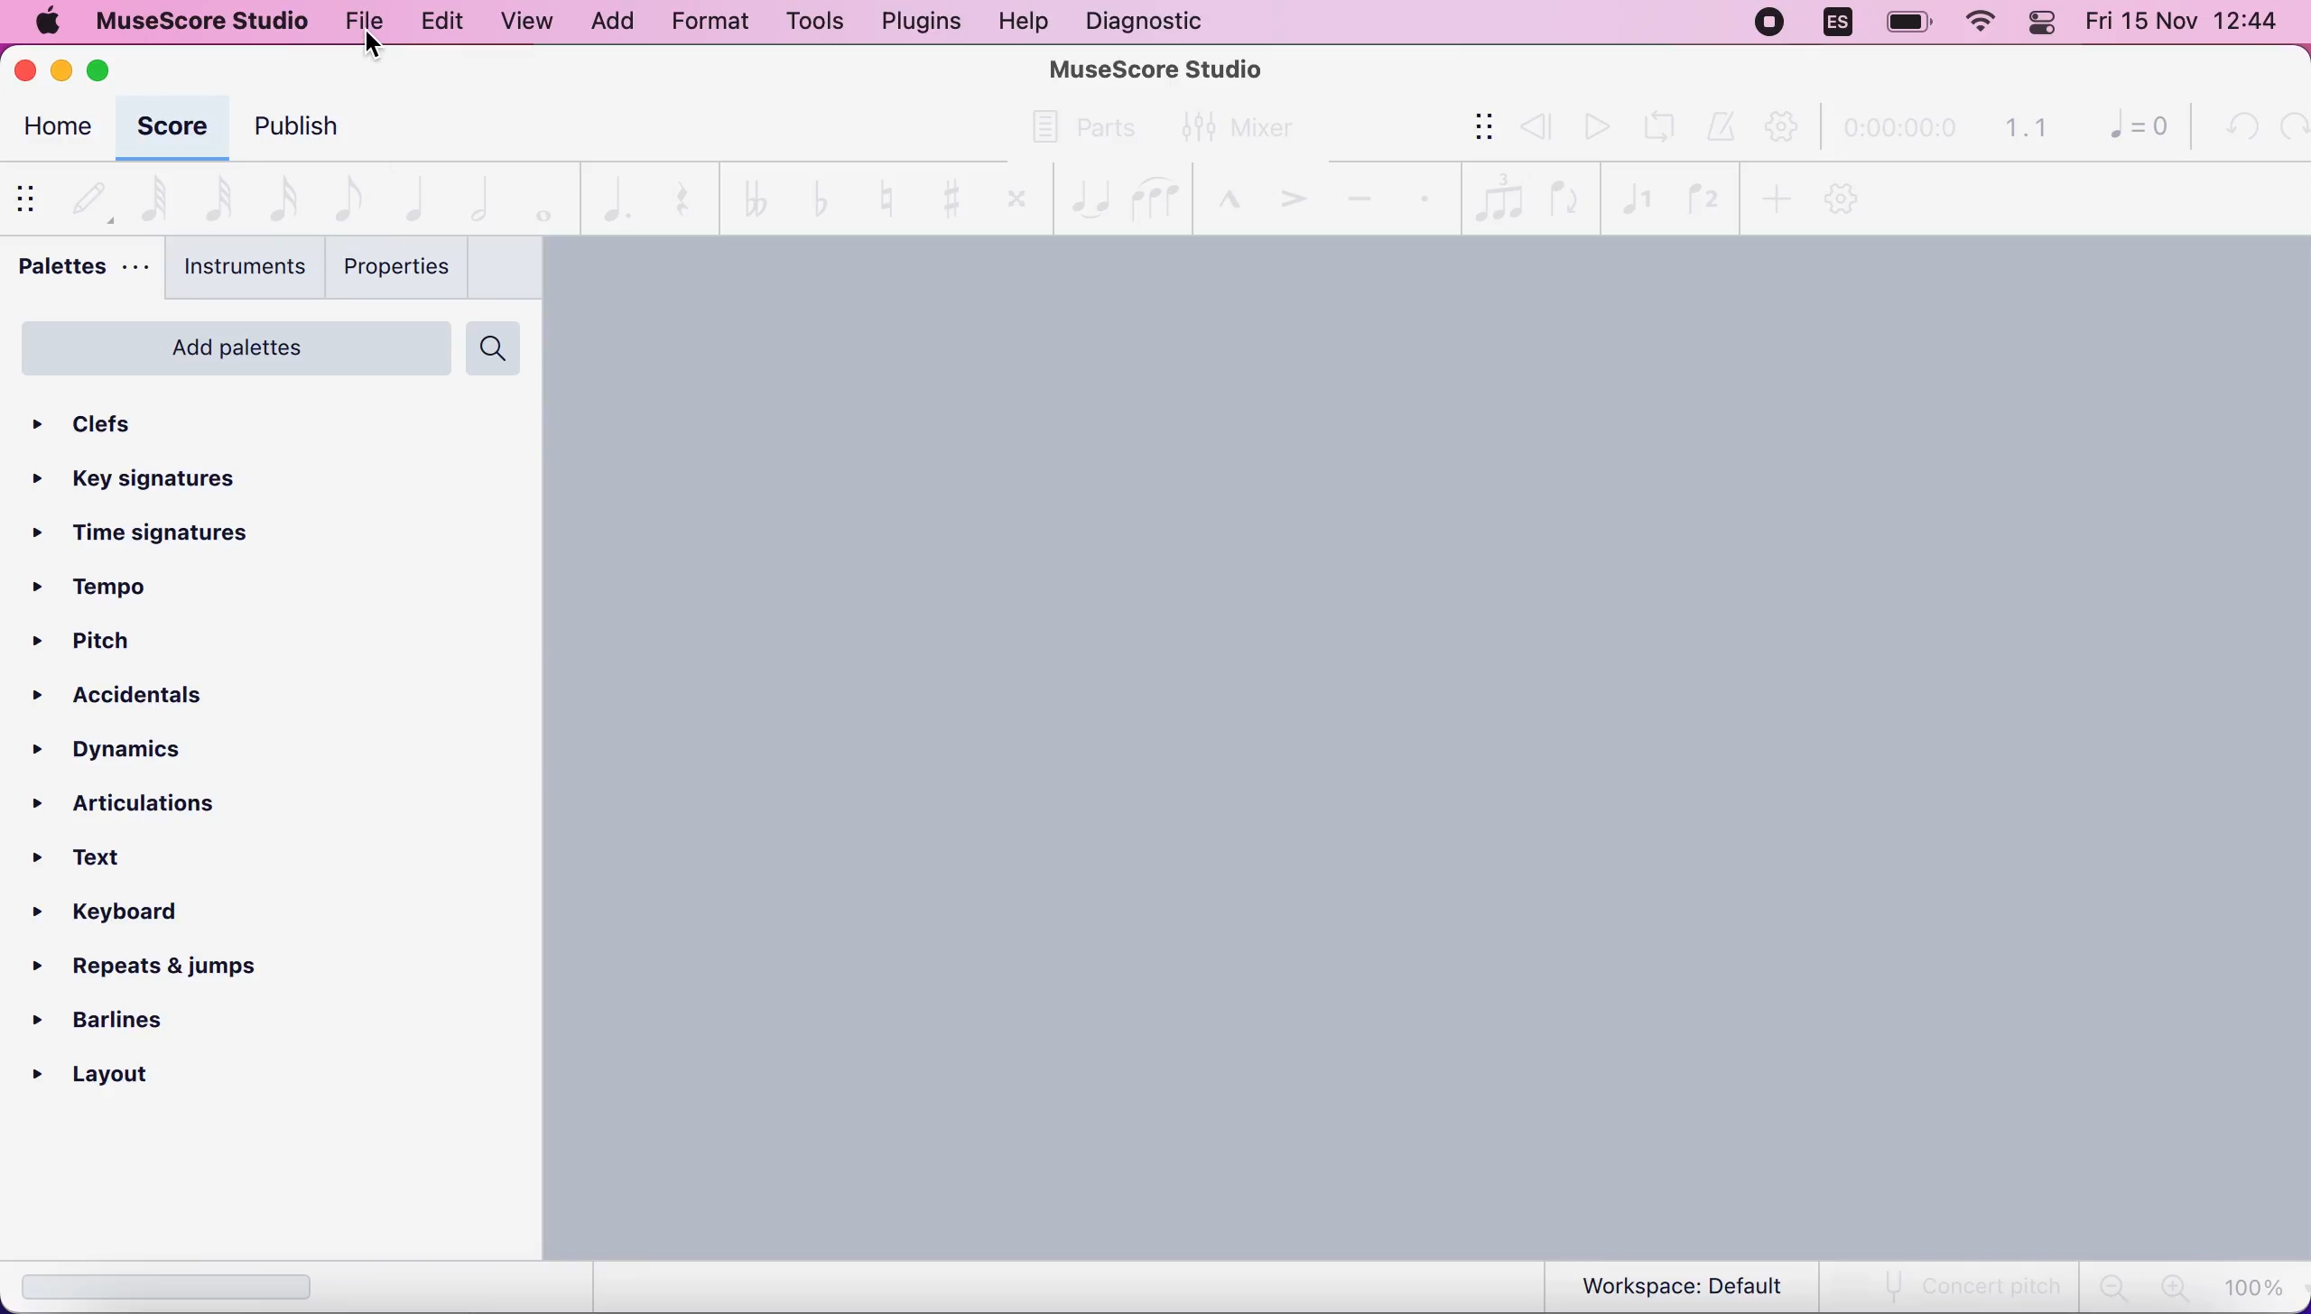 The height and width of the screenshot is (1314, 2311). I want to click on pitch, so click(94, 644).